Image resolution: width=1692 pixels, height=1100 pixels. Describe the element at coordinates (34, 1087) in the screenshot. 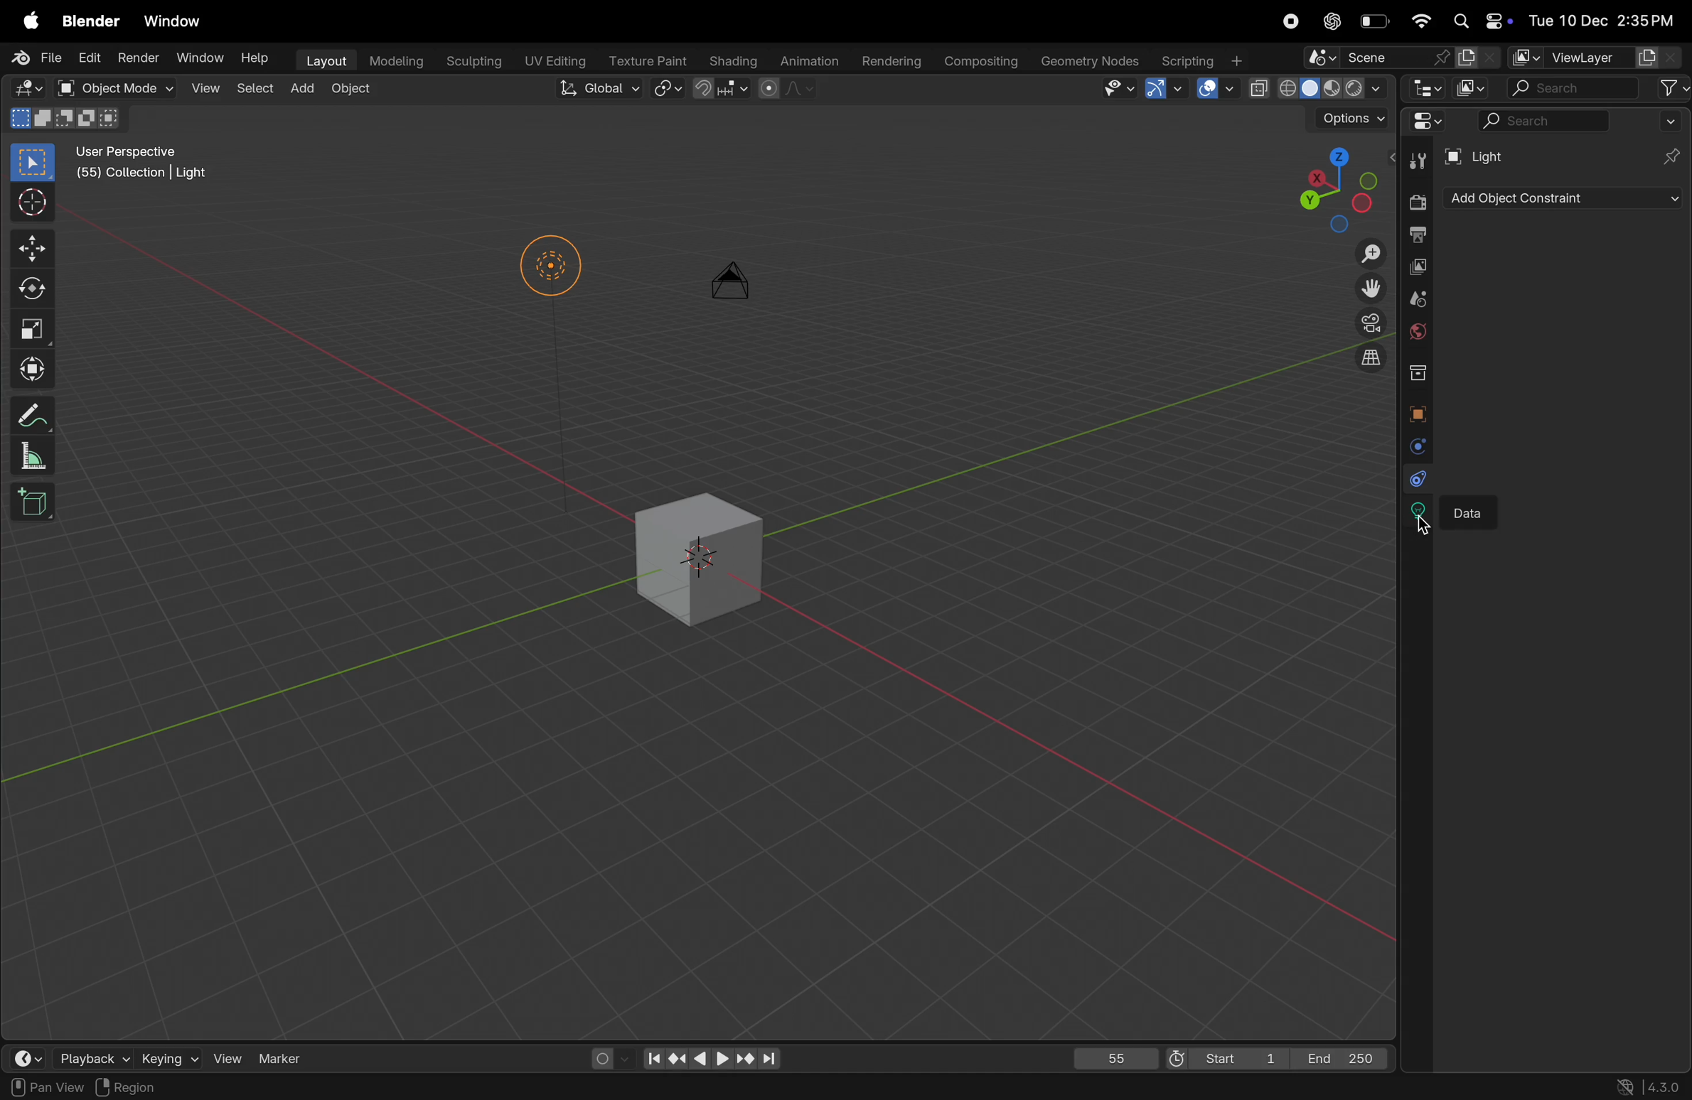

I see `select` at that location.